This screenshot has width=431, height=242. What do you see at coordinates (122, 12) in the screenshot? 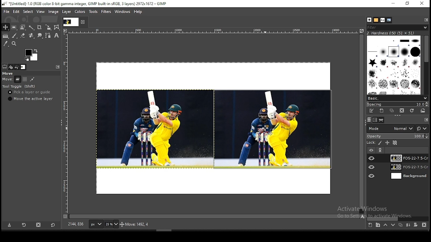
I see `windows` at bounding box center [122, 12].